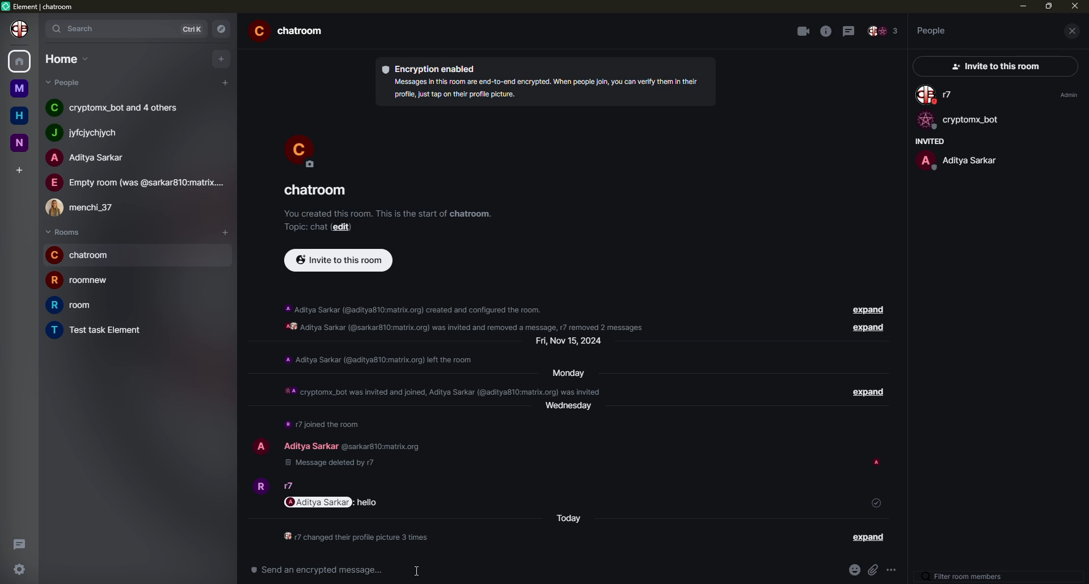 The image size is (1089, 584). What do you see at coordinates (565, 373) in the screenshot?
I see `day` at bounding box center [565, 373].